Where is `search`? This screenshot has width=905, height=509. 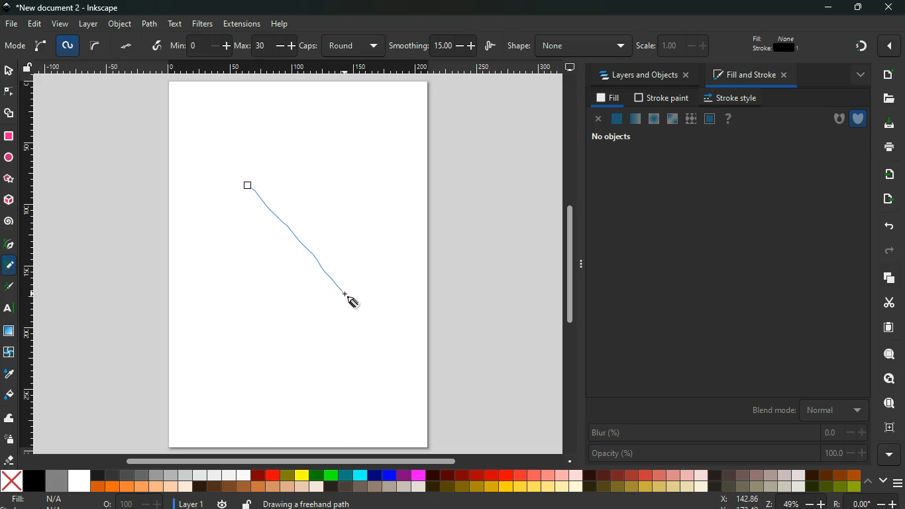 search is located at coordinates (887, 353).